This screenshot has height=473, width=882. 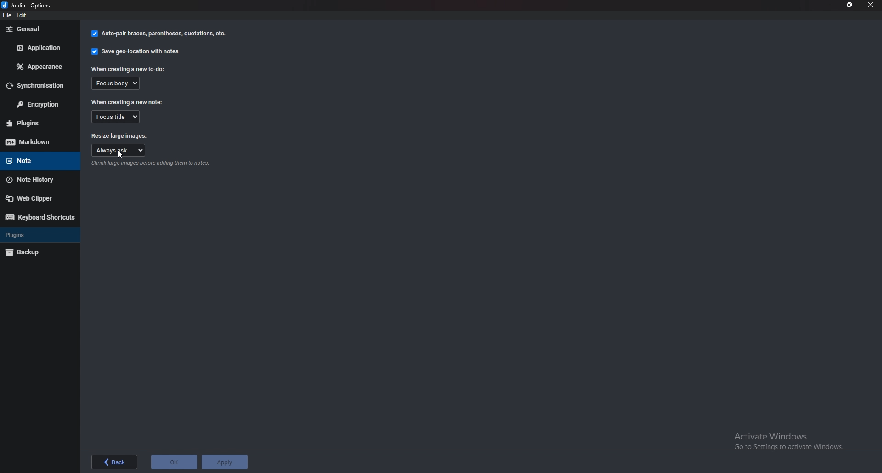 I want to click on Focus title, so click(x=116, y=116).